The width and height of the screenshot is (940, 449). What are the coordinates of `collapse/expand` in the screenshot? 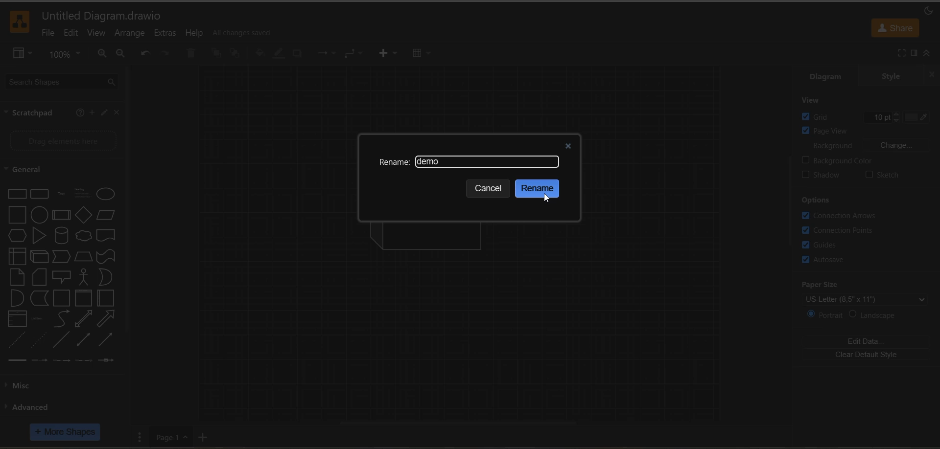 It's located at (928, 53).